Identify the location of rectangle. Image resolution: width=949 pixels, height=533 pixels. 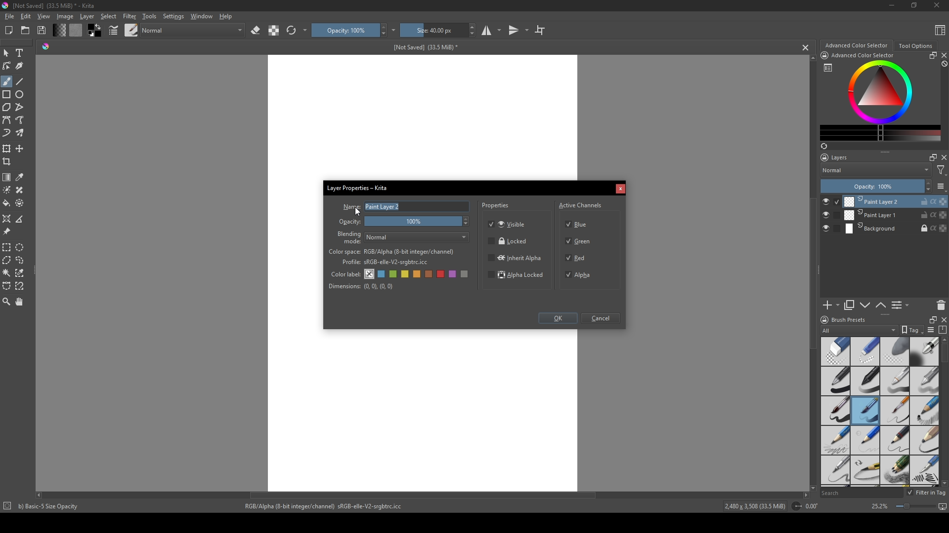
(7, 95).